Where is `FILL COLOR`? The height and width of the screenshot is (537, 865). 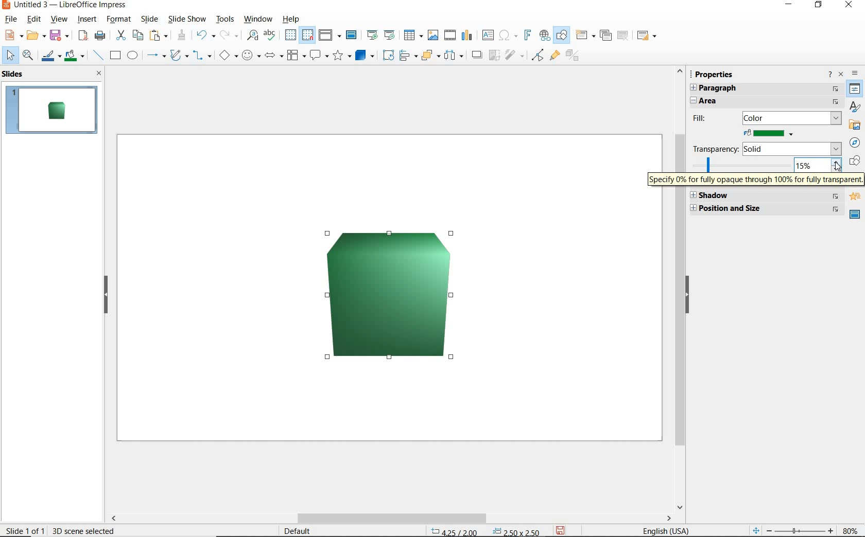
FILL COLOR is located at coordinates (770, 132).